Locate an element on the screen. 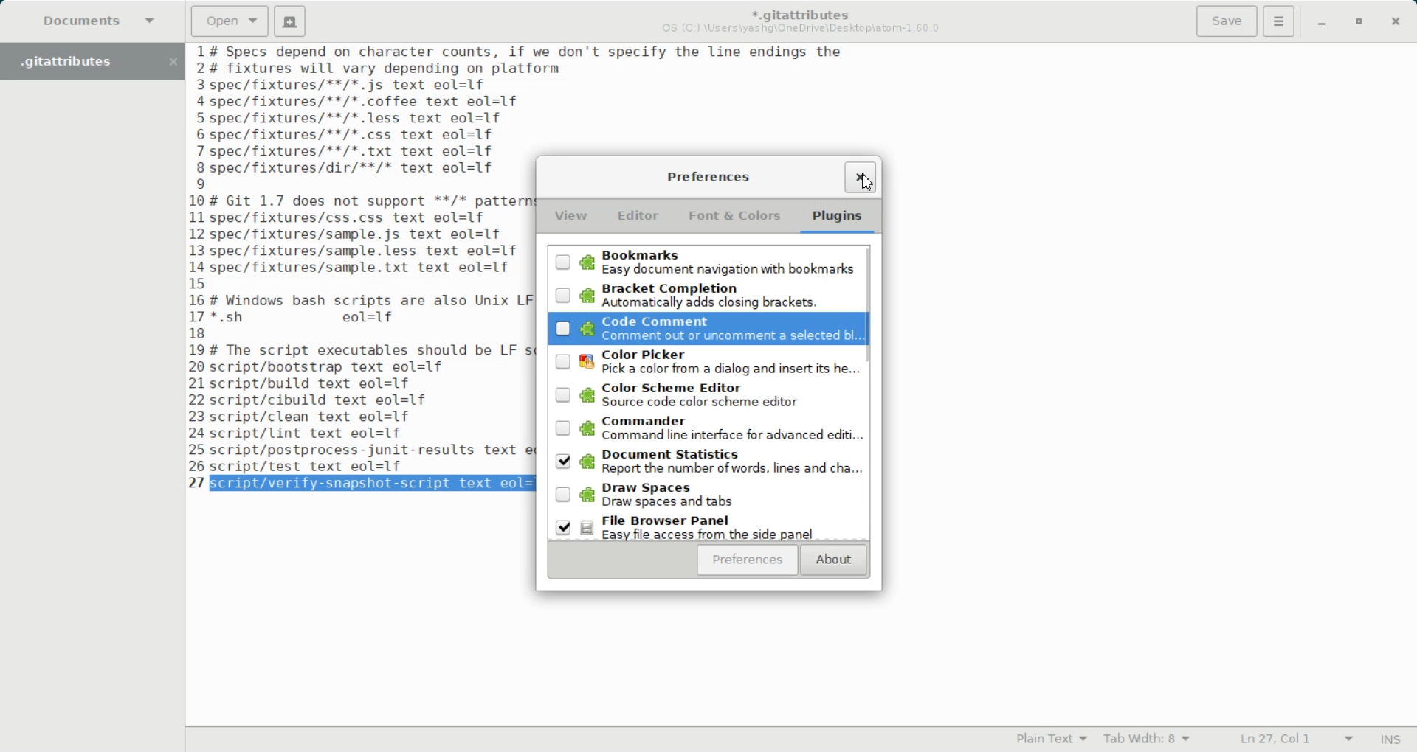  Minimize is located at coordinates (1321, 24).